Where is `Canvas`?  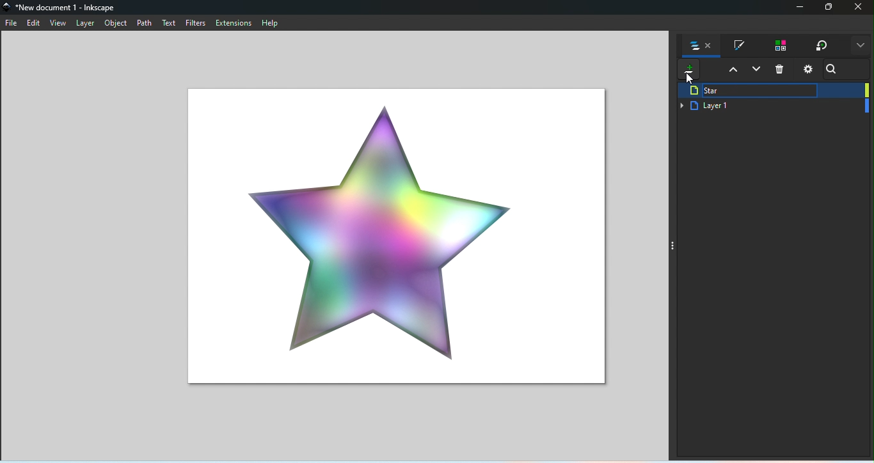 Canvas is located at coordinates (392, 233).